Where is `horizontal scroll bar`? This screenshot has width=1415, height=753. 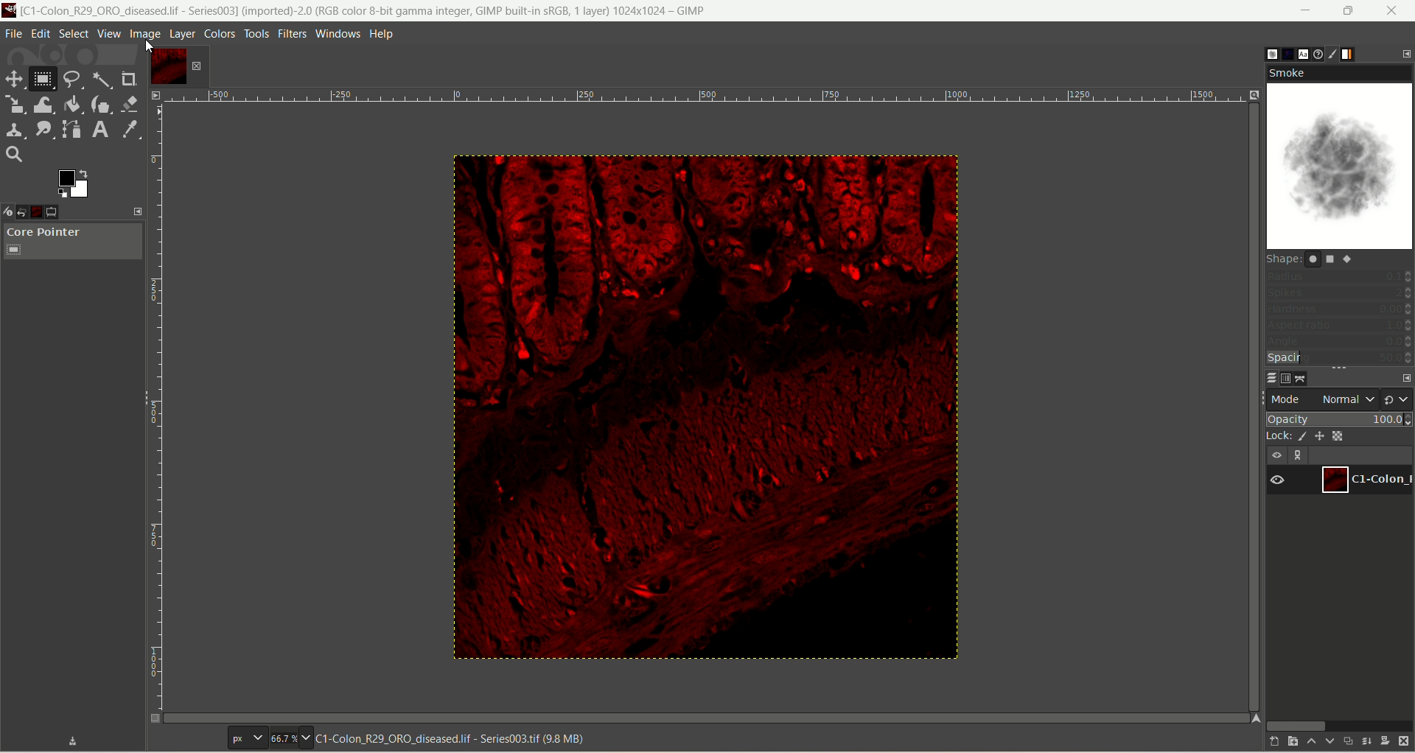
horizontal scroll bar is located at coordinates (1339, 725).